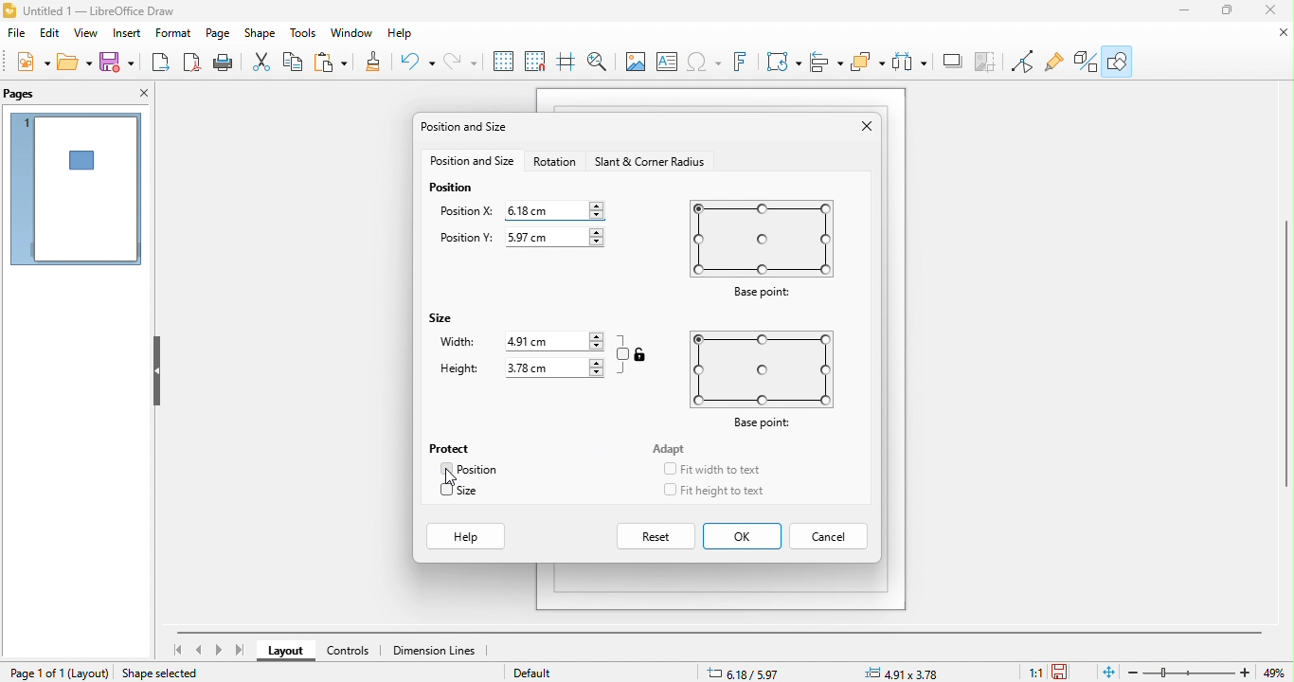 The height and width of the screenshot is (682, 1294). I want to click on page 1 of 1, so click(36, 673).